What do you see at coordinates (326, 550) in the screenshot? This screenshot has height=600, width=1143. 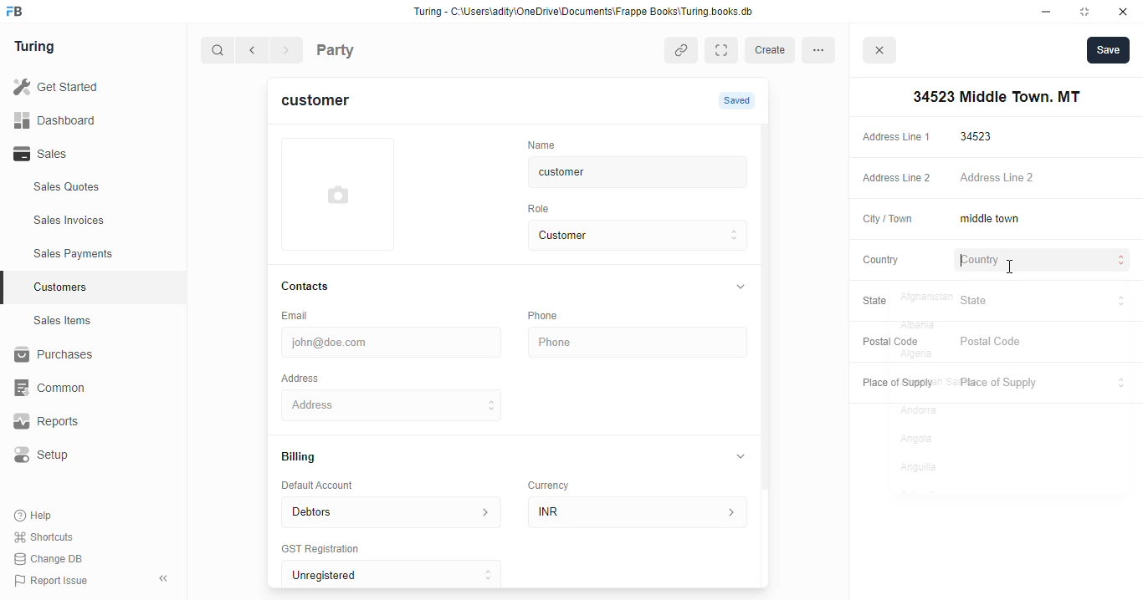 I see `‘GST Registration` at bounding box center [326, 550].